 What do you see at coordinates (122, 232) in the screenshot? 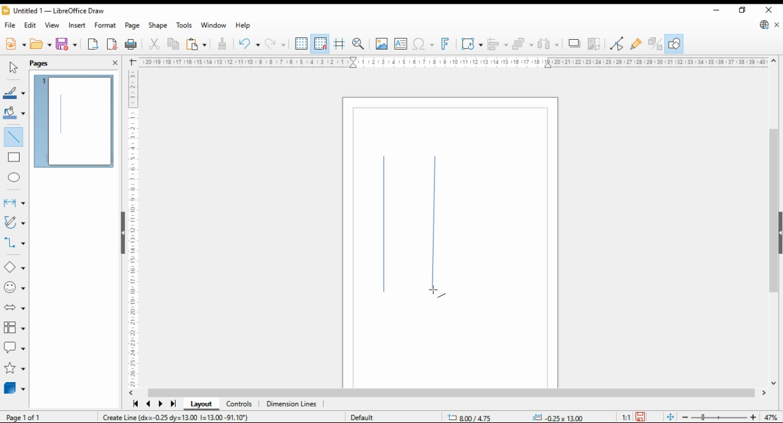
I see `collapse` at bounding box center [122, 232].